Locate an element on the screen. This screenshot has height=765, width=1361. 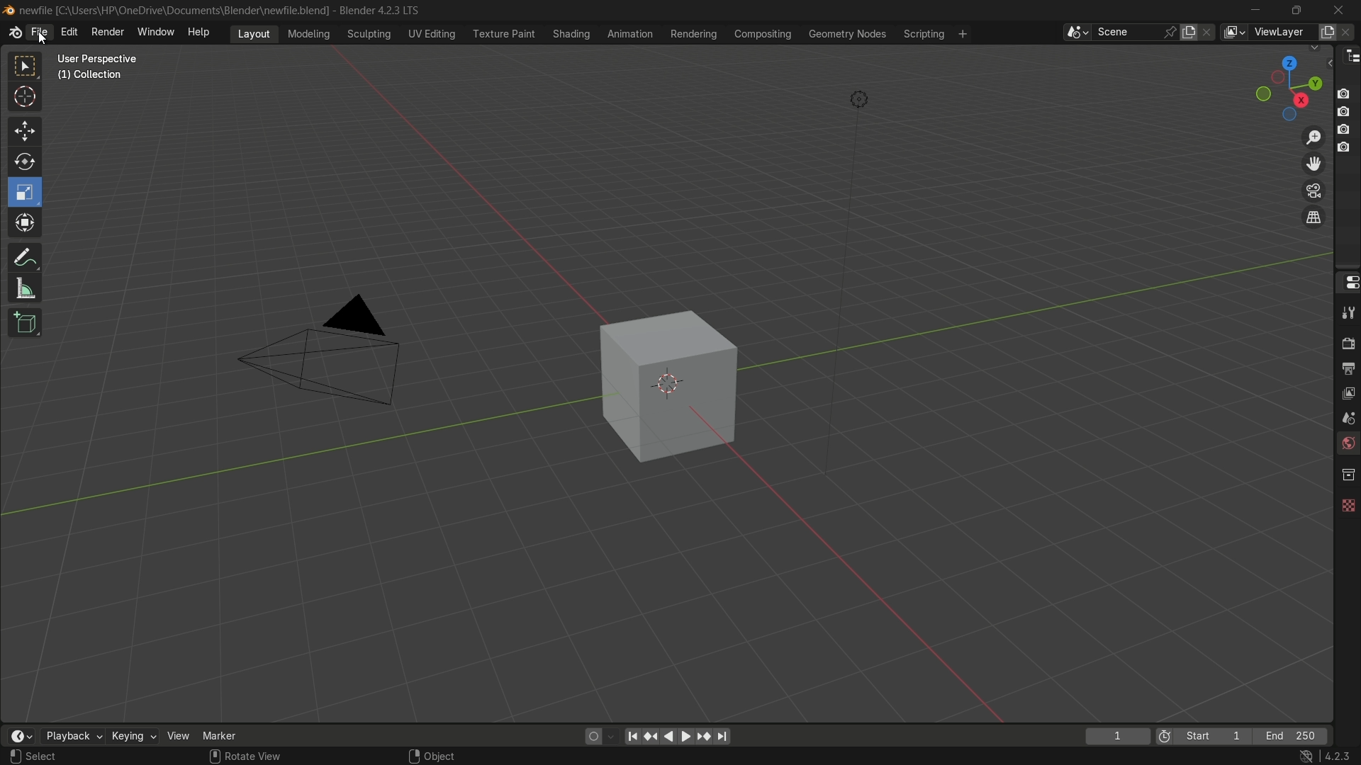
auto keyframe is located at coordinates (612, 736).